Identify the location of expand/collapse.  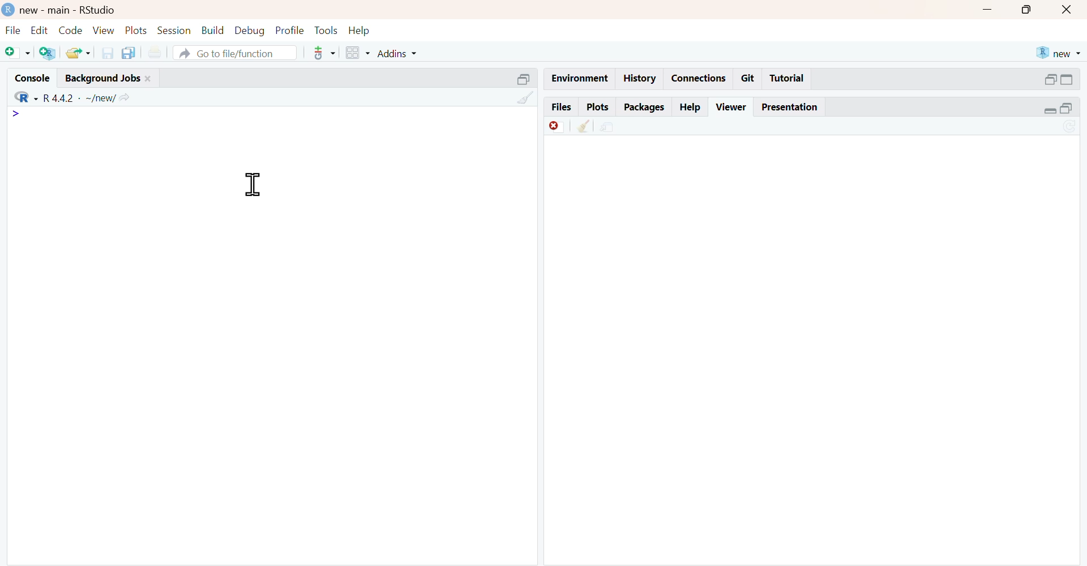
(1050, 111).